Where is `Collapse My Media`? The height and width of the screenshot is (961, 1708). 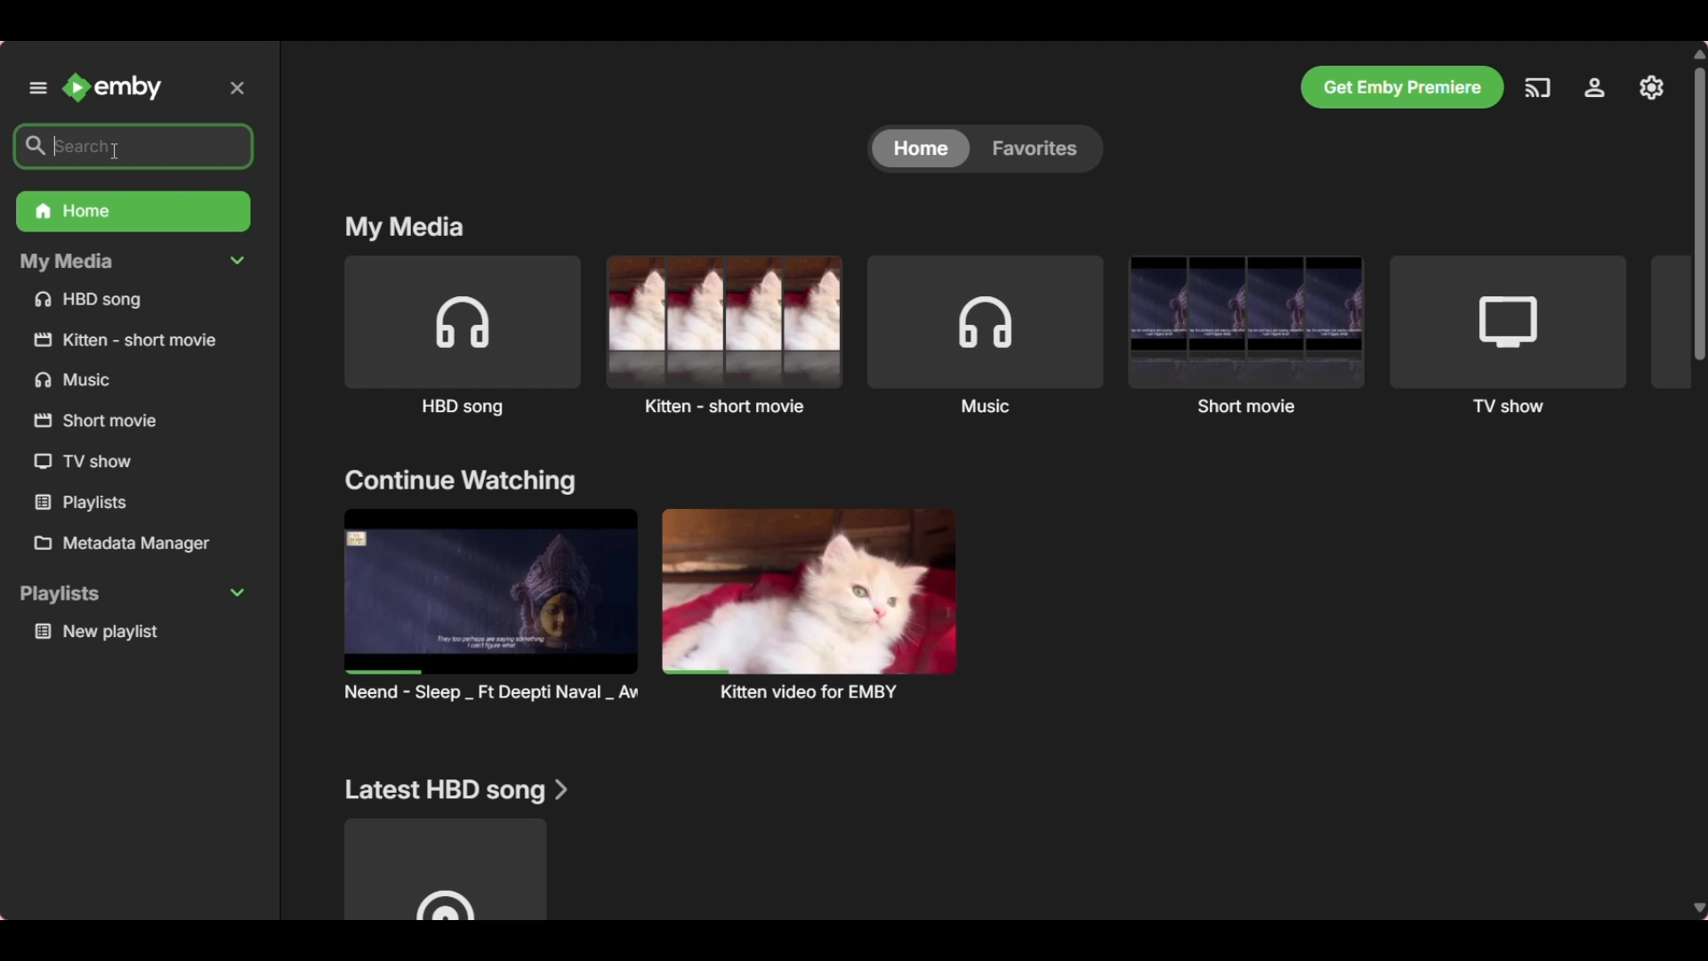 Collapse My Media is located at coordinates (131, 261).